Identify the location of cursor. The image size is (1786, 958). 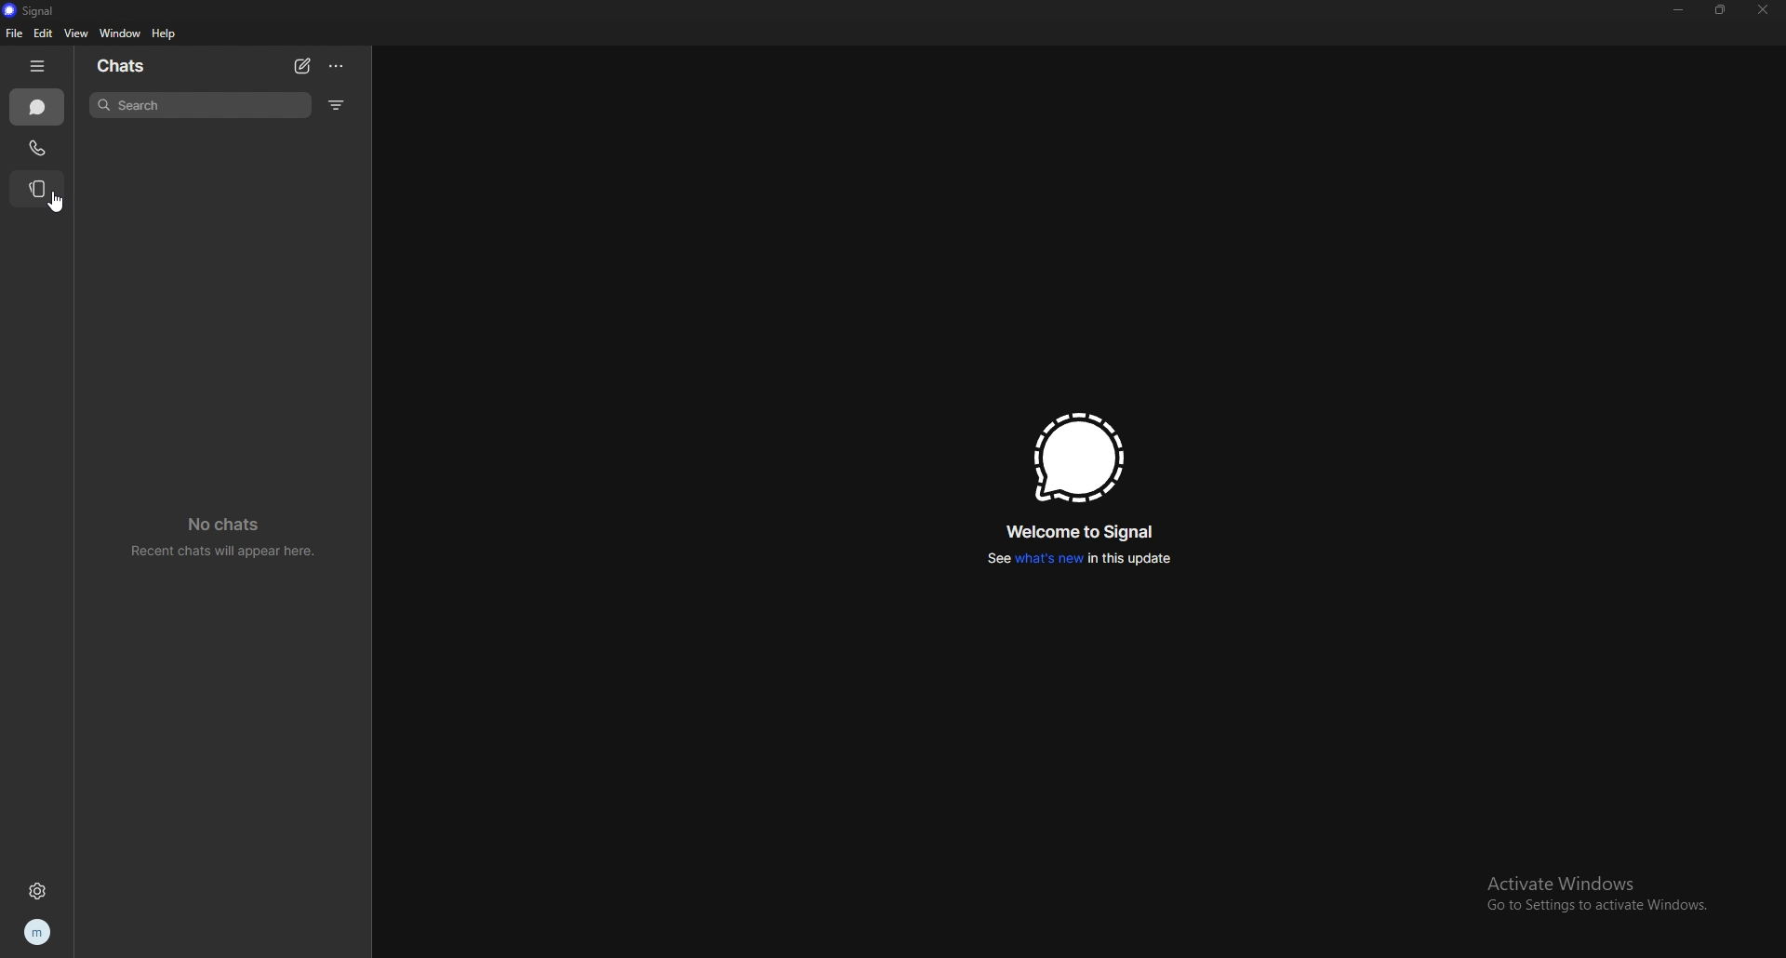
(58, 206).